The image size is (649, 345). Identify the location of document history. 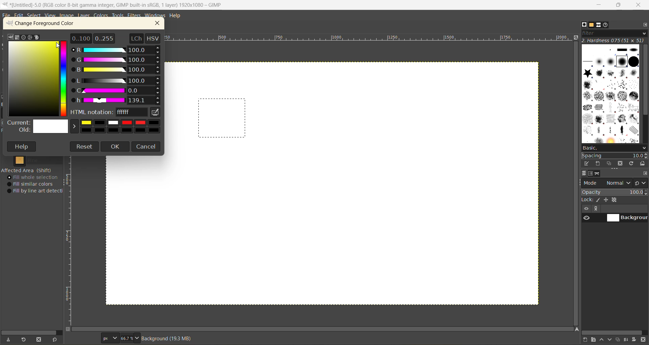
(606, 25).